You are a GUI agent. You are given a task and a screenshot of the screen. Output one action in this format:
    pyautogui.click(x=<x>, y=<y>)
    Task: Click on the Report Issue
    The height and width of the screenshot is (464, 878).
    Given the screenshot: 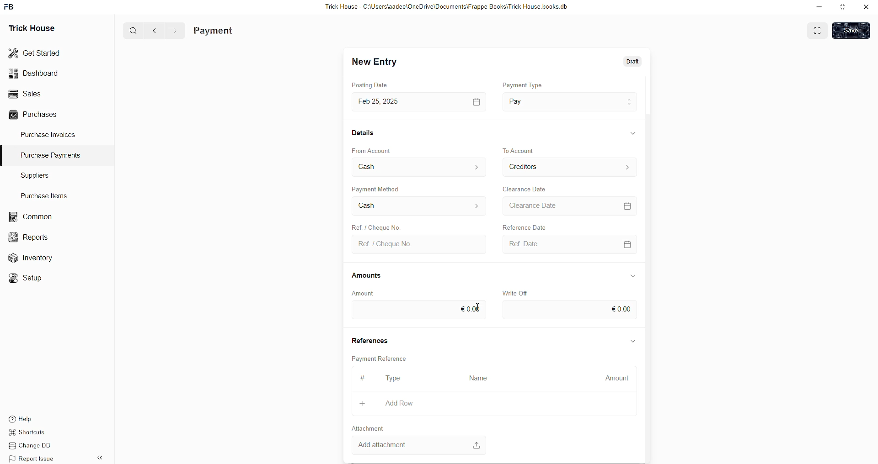 What is the action you would take?
    pyautogui.click(x=34, y=459)
    